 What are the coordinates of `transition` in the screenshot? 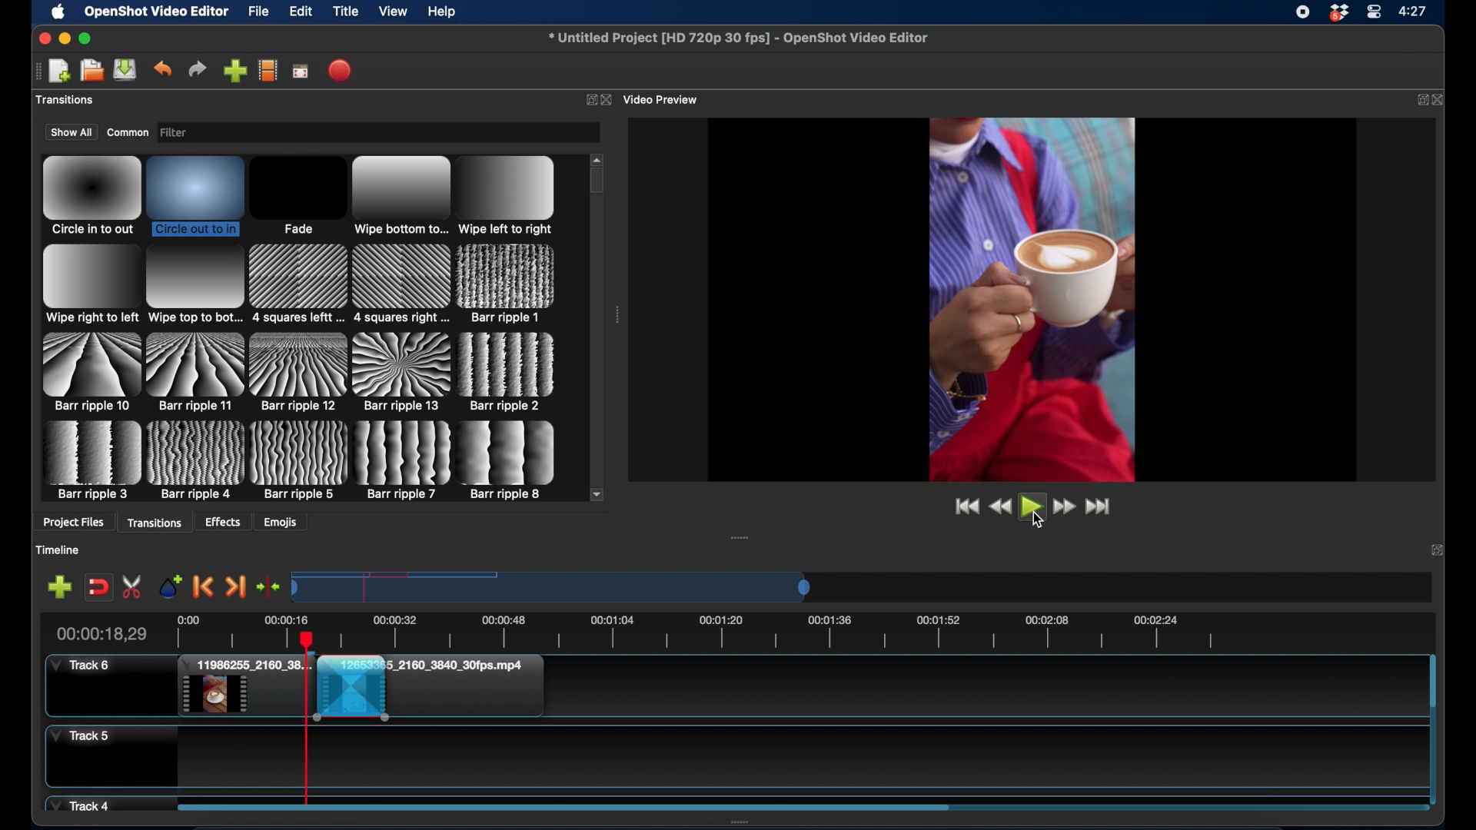 It's located at (90, 285).